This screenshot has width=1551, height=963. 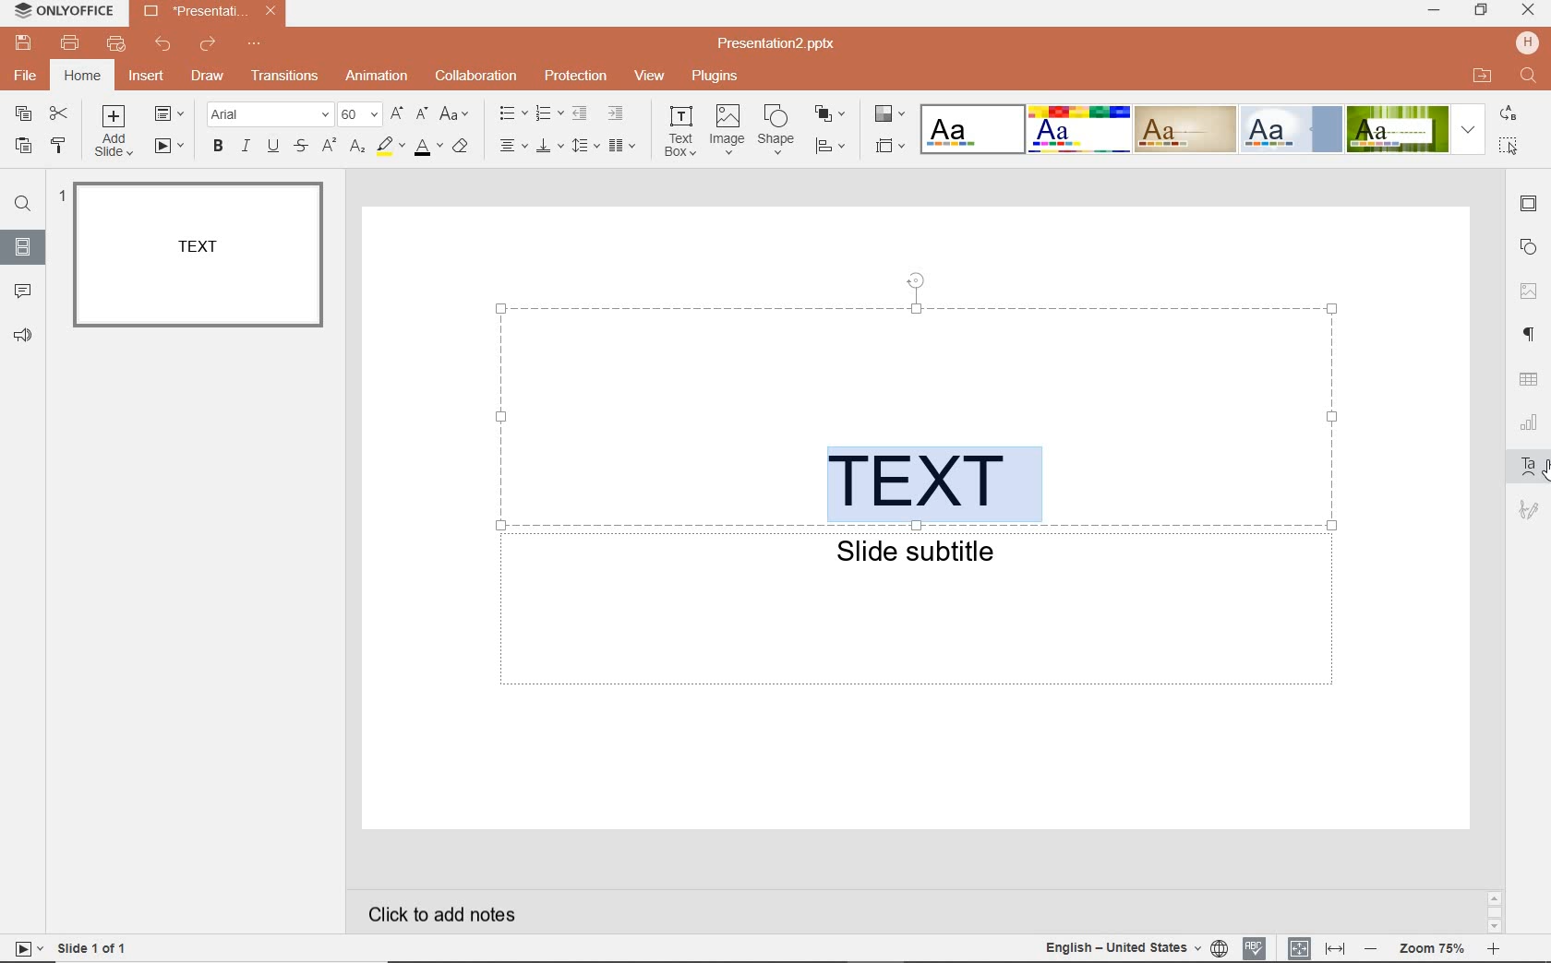 I want to click on REDO, so click(x=205, y=45).